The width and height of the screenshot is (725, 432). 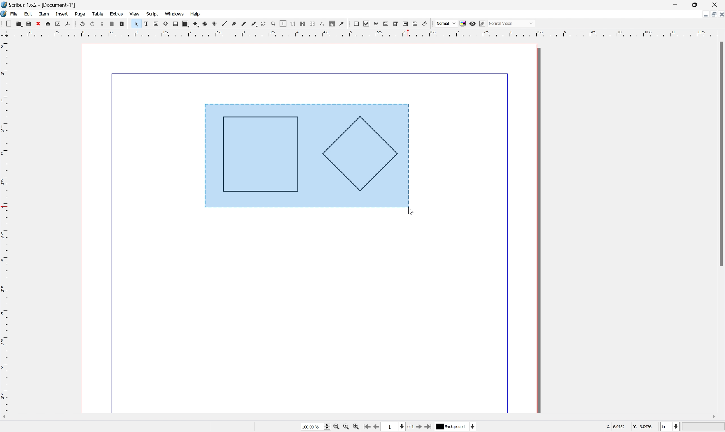 I want to click on Ruler, so click(x=364, y=33).